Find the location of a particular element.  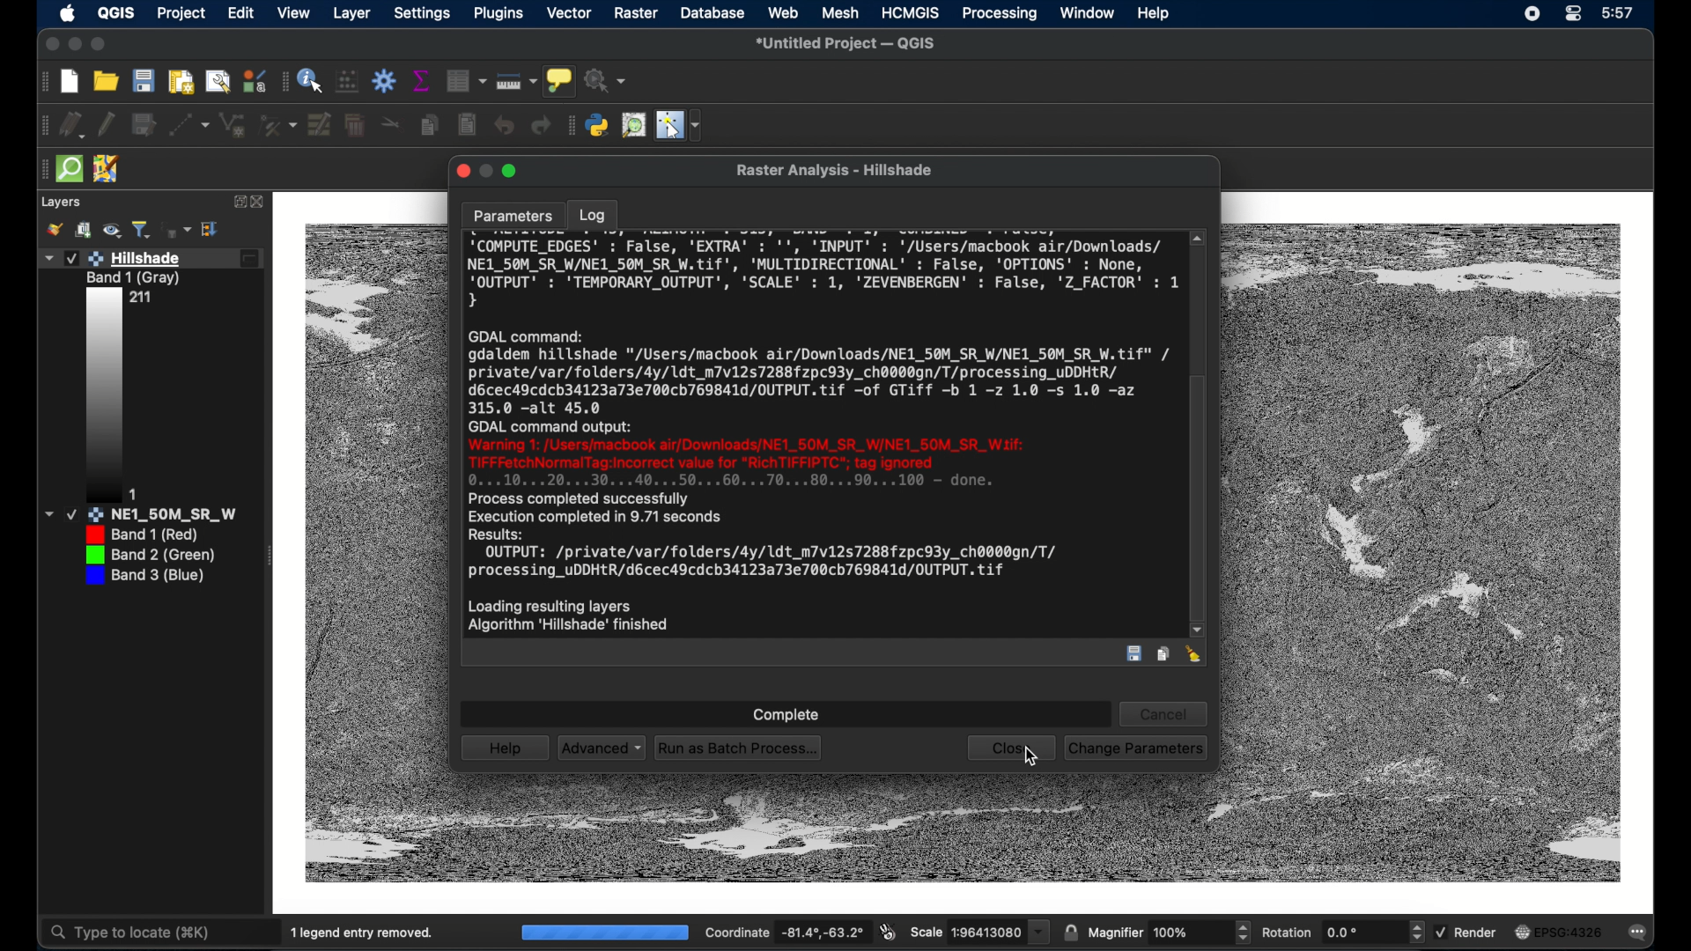

jsom remote is located at coordinates (107, 167).